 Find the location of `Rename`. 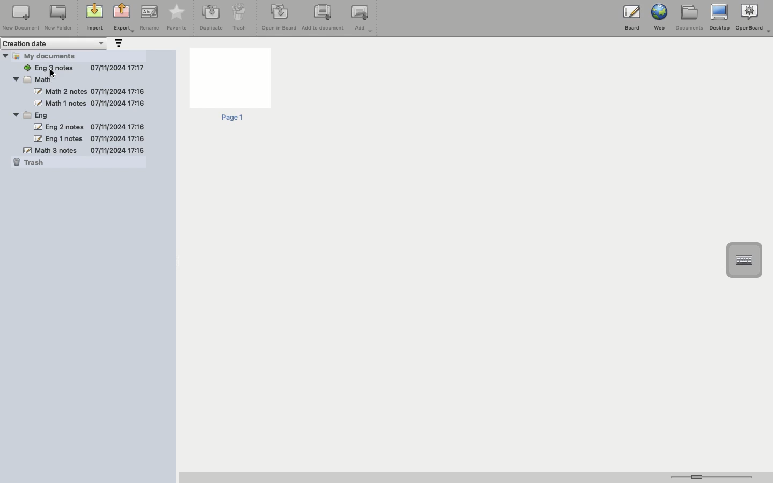

Rename is located at coordinates (149, 17).